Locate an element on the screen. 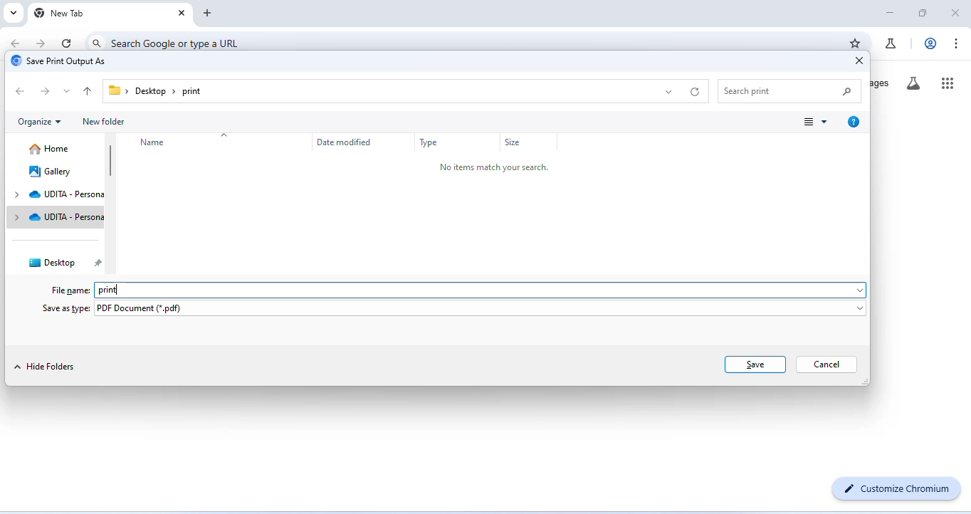  add book marks is located at coordinates (854, 43).